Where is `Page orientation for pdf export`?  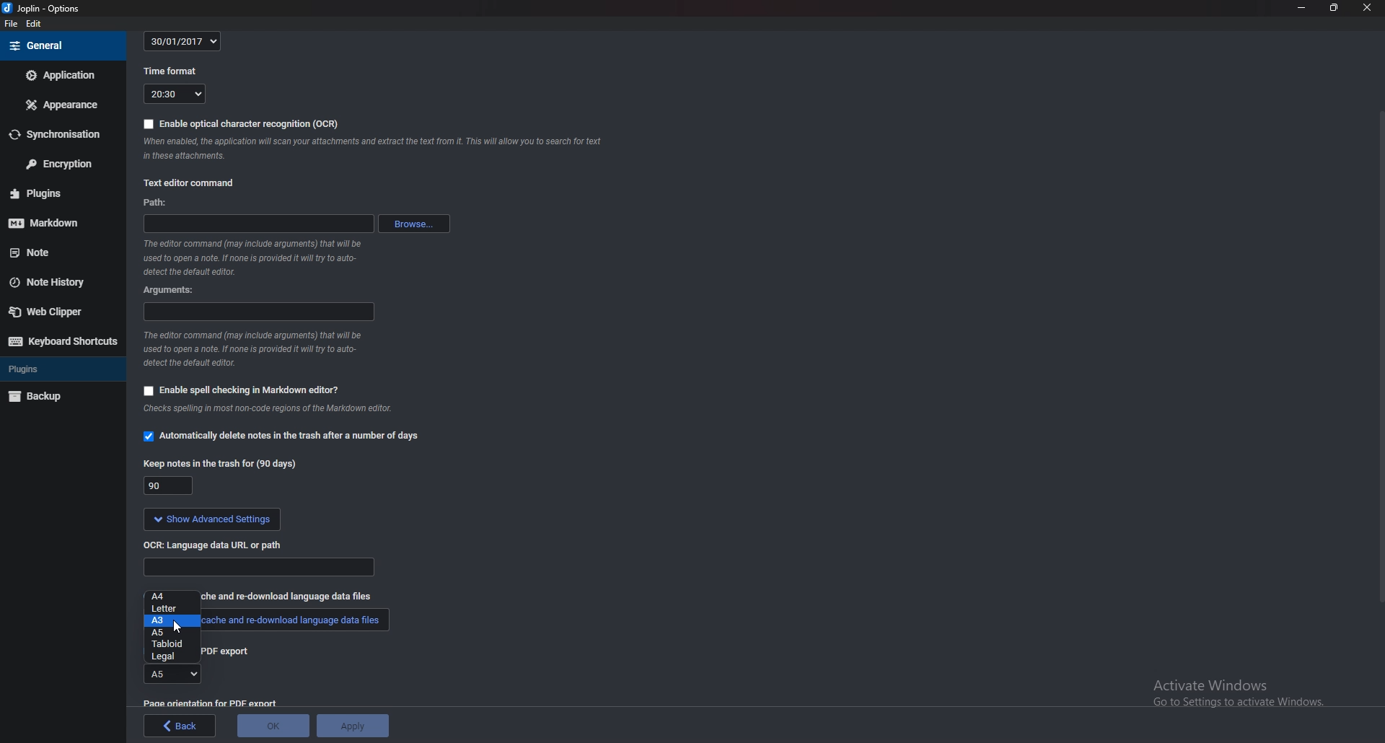 Page orientation for pdf export is located at coordinates (212, 703).